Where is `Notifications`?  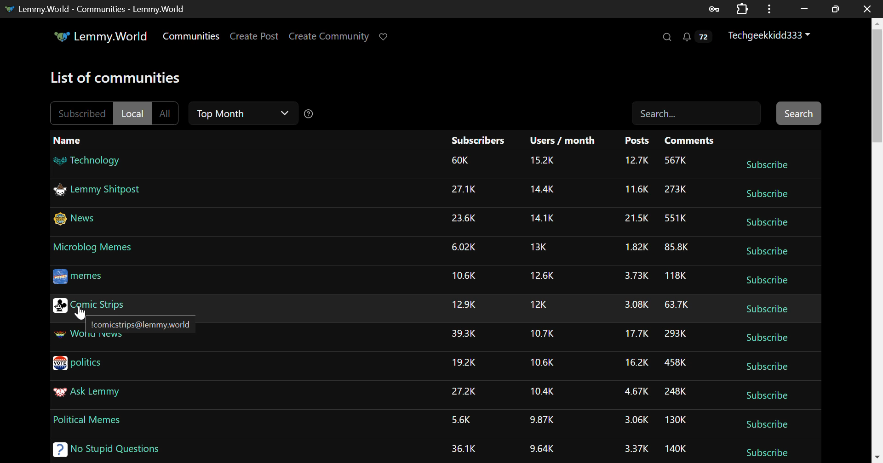 Notifications is located at coordinates (696, 39).